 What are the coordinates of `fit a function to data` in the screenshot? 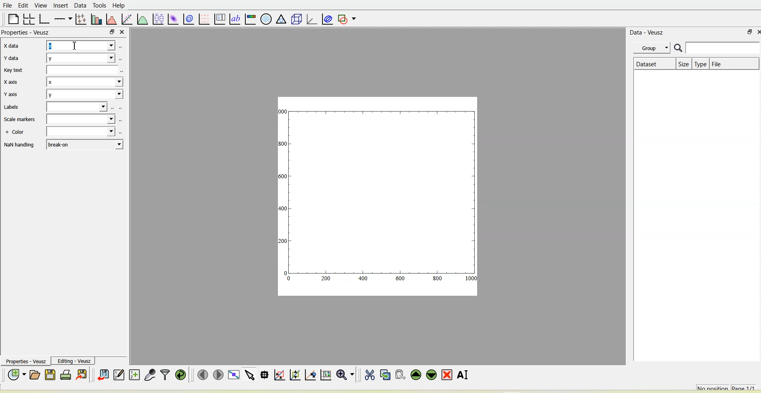 It's located at (126, 19).